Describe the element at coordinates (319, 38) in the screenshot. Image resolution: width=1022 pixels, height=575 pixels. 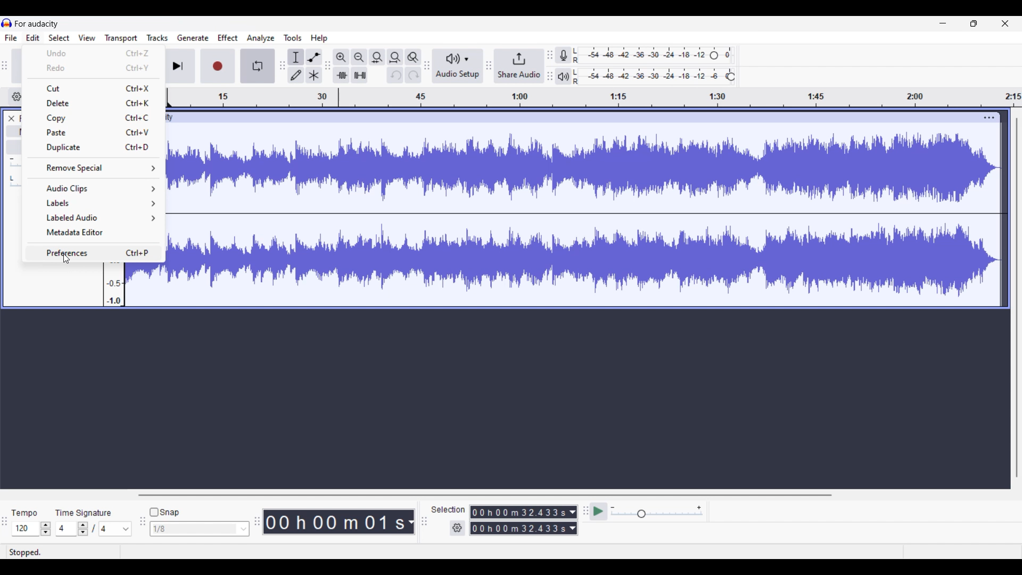
I see `Help menu` at that location.